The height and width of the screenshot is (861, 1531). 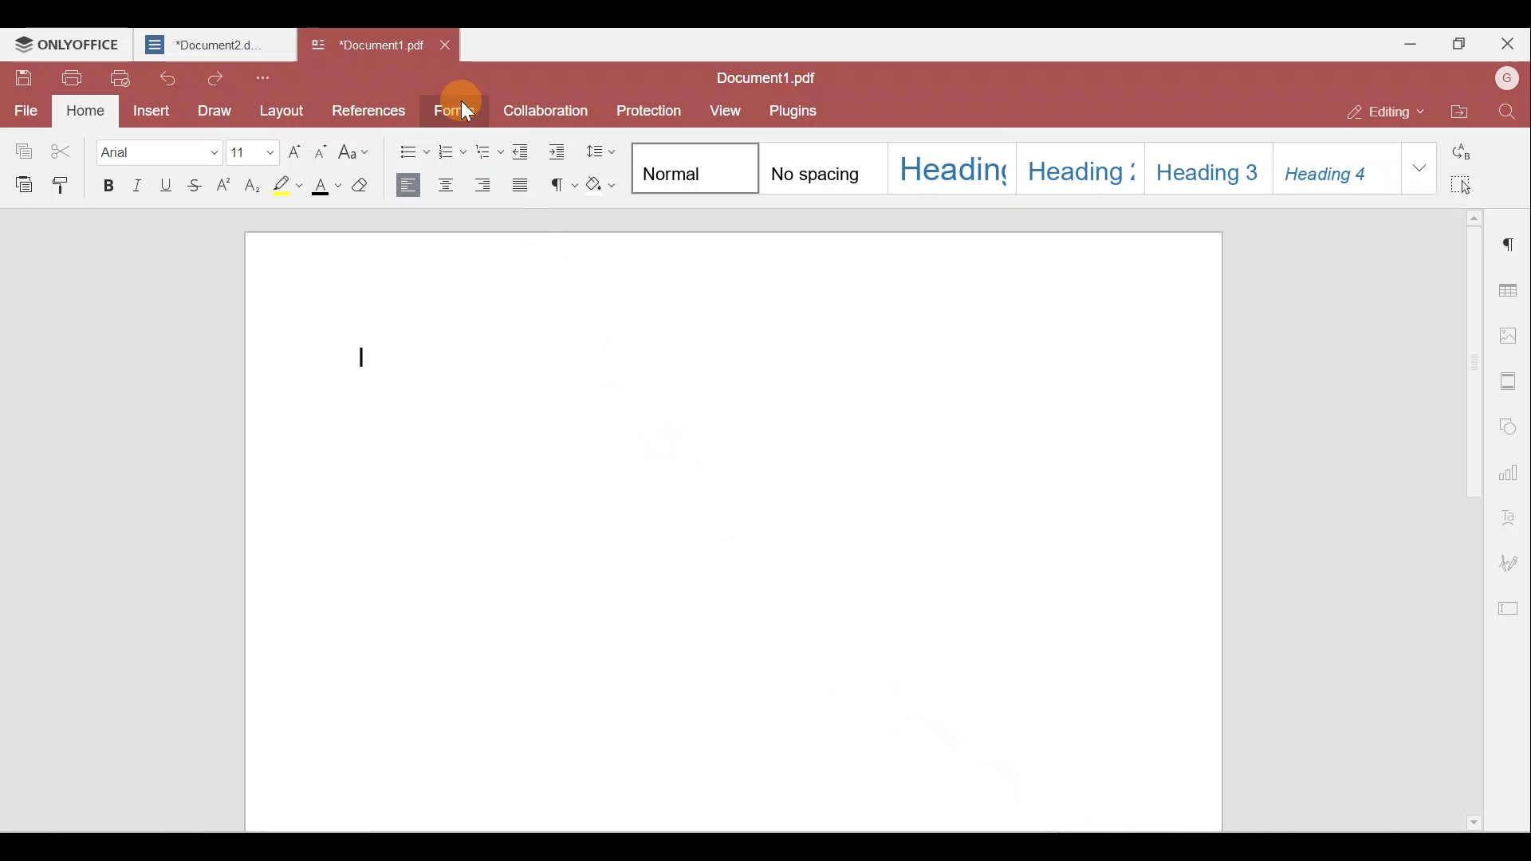 What do you see at coordinates (22, 145) in the screenshot?
I see `Copy` at bounding box center [22, 145].